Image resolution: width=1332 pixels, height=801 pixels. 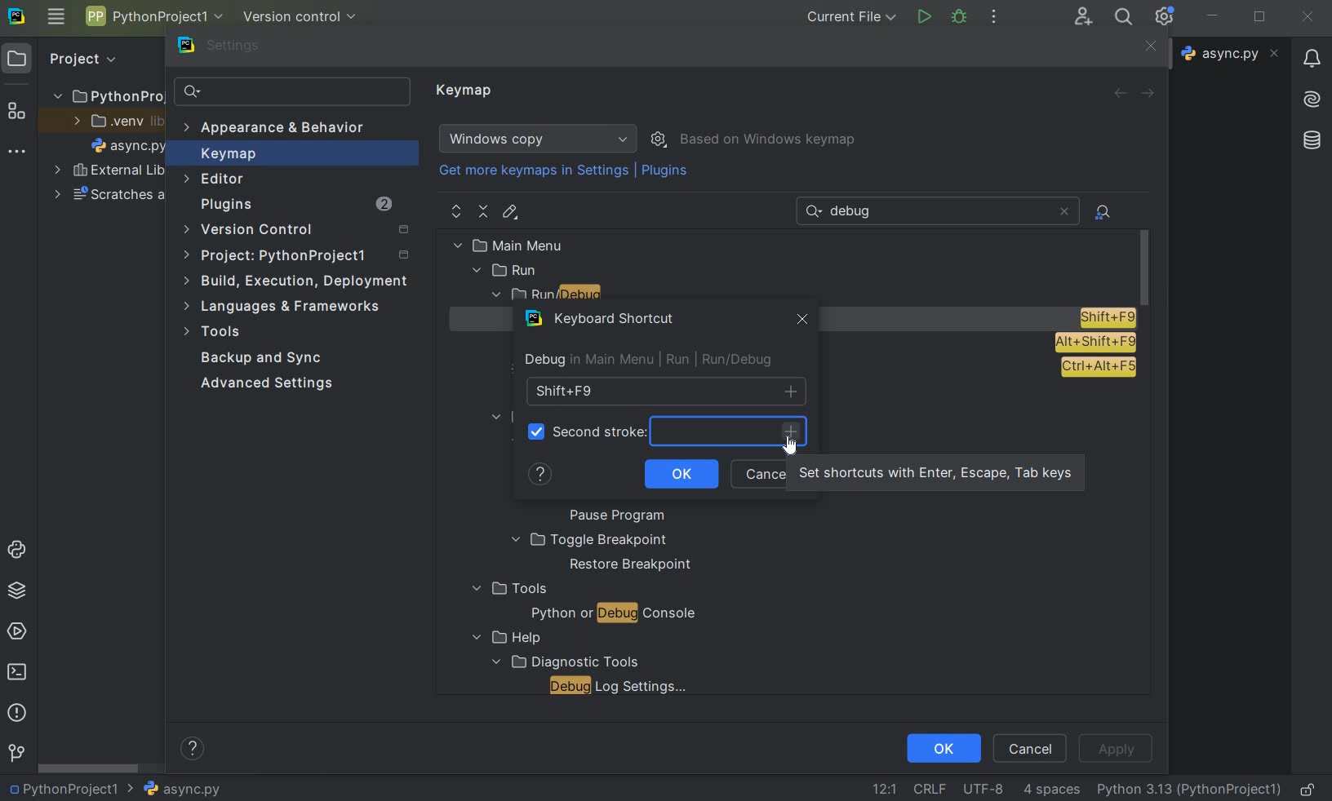 I want to click on project name, so click(x=61, y=789).